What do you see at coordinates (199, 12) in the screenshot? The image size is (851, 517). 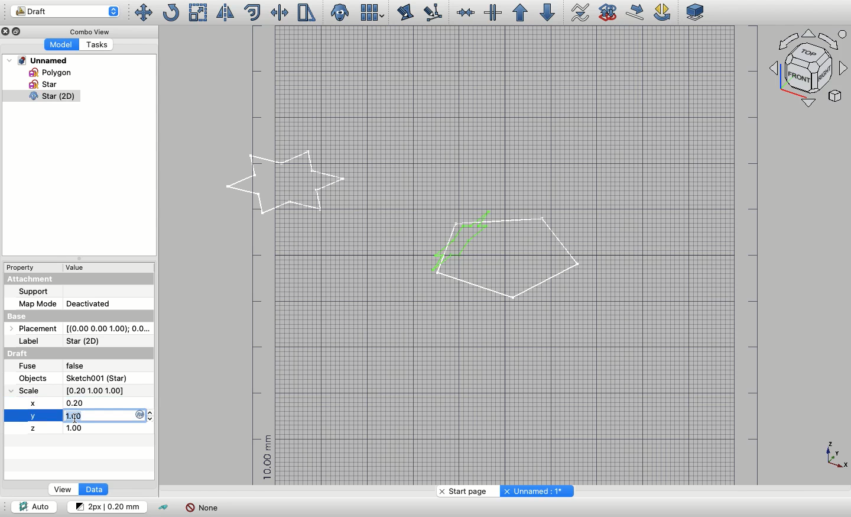 I see `Scale` at bounding box center [199, 12].